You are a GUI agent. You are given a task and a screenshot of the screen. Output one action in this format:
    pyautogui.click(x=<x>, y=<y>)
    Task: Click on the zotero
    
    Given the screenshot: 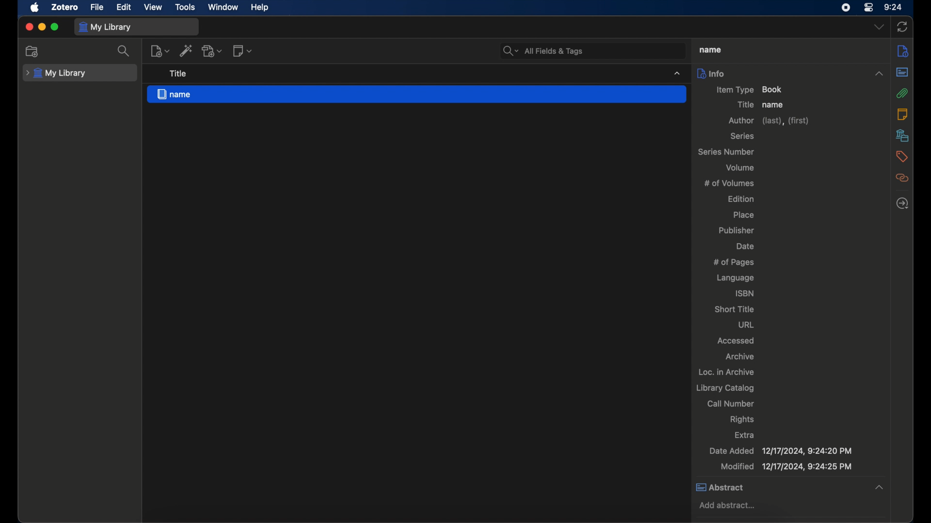 What is the action you would take?
    pyautogui.click(x=64, y=7)
    